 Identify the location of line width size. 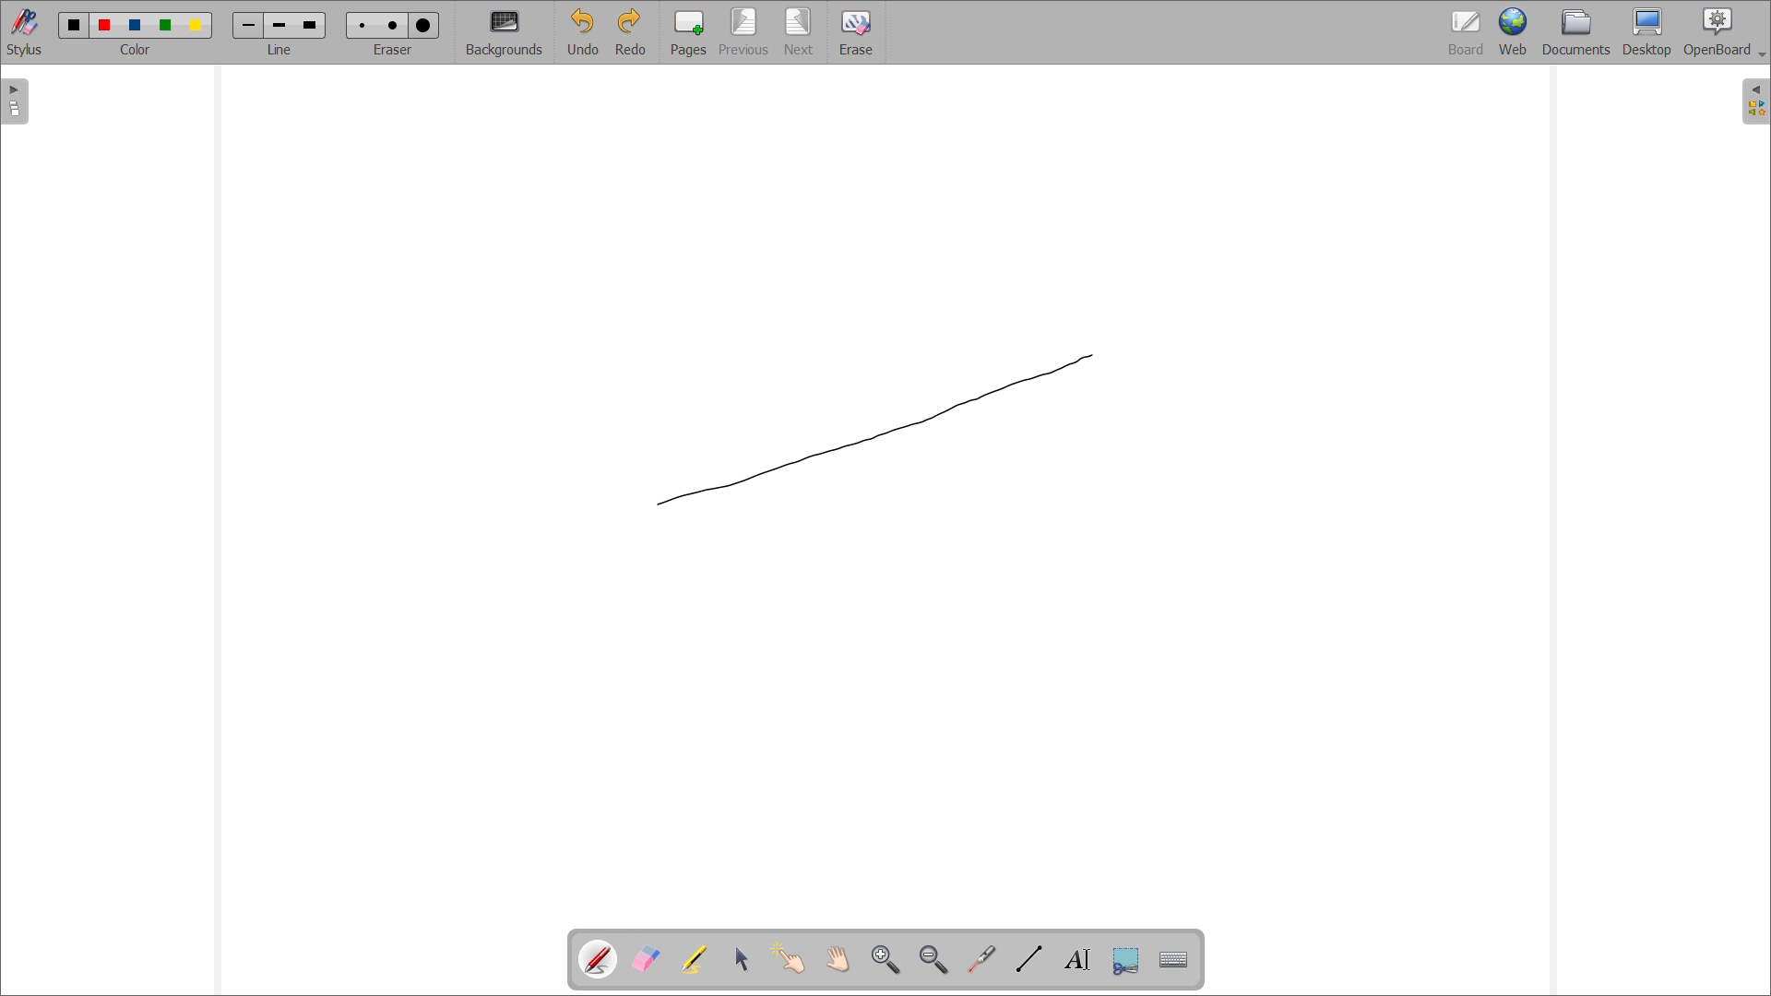
(251, 27).